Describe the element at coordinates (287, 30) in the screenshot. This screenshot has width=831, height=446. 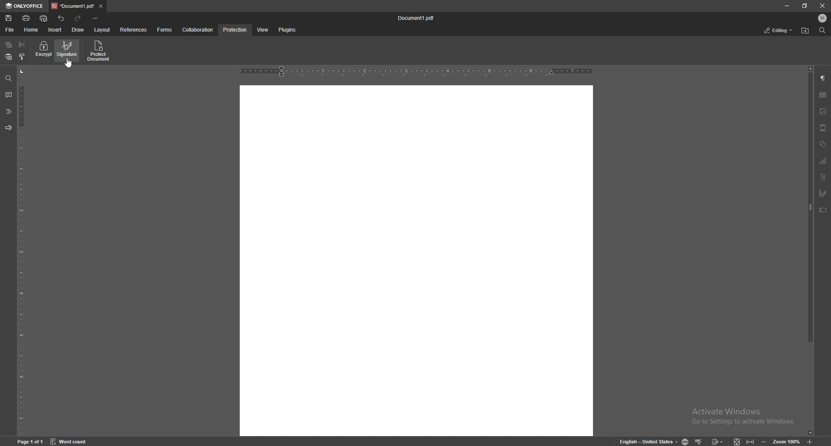
I see `plugins` at that location.